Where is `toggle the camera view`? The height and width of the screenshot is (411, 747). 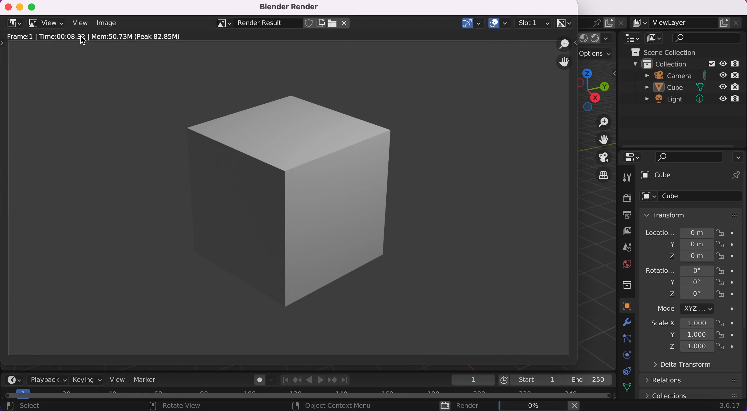
toggle the camera view is located at coordinates (602, 157).